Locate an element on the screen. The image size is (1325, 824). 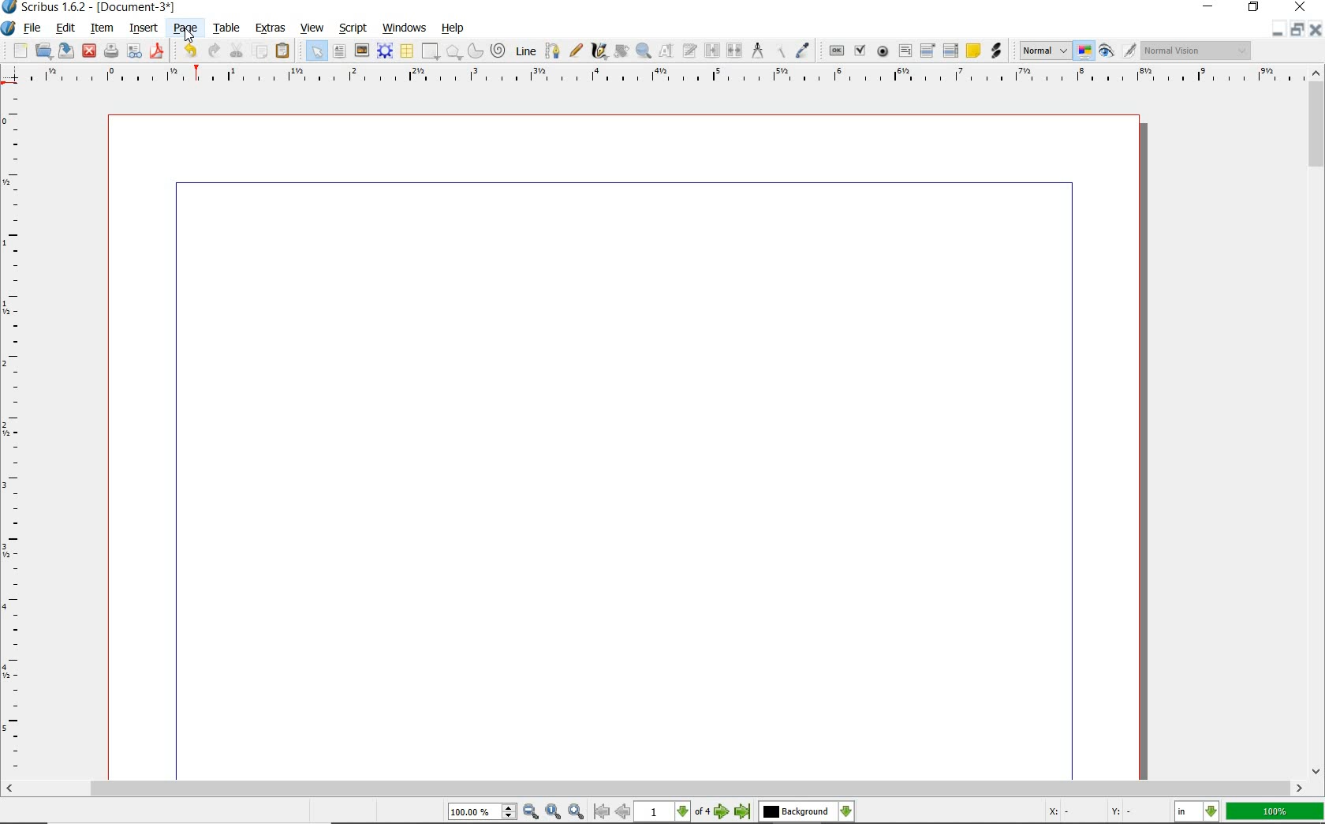
shape is located at coordinates (428, 52).